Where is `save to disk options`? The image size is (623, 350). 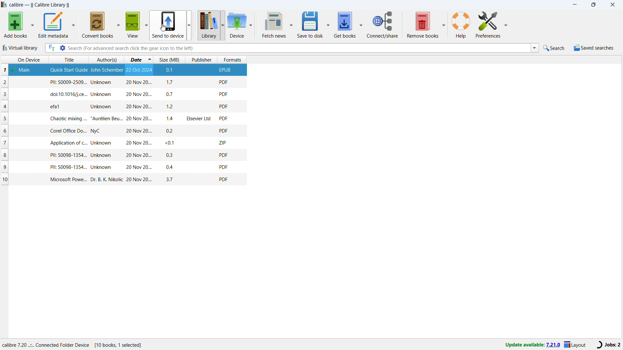 save to disk options is located at coordinates (328, 24).